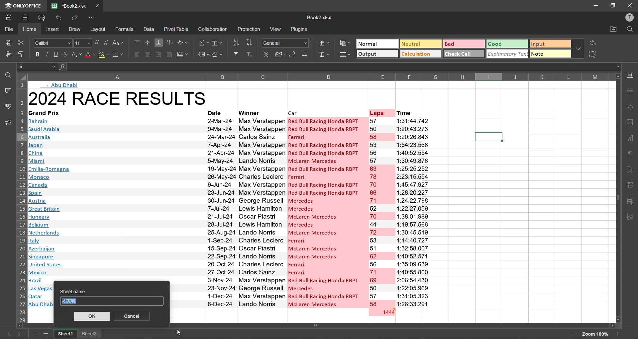 The width and height of the screenshot is (638, 339). I want to click on zoom in , so click(618, 333).